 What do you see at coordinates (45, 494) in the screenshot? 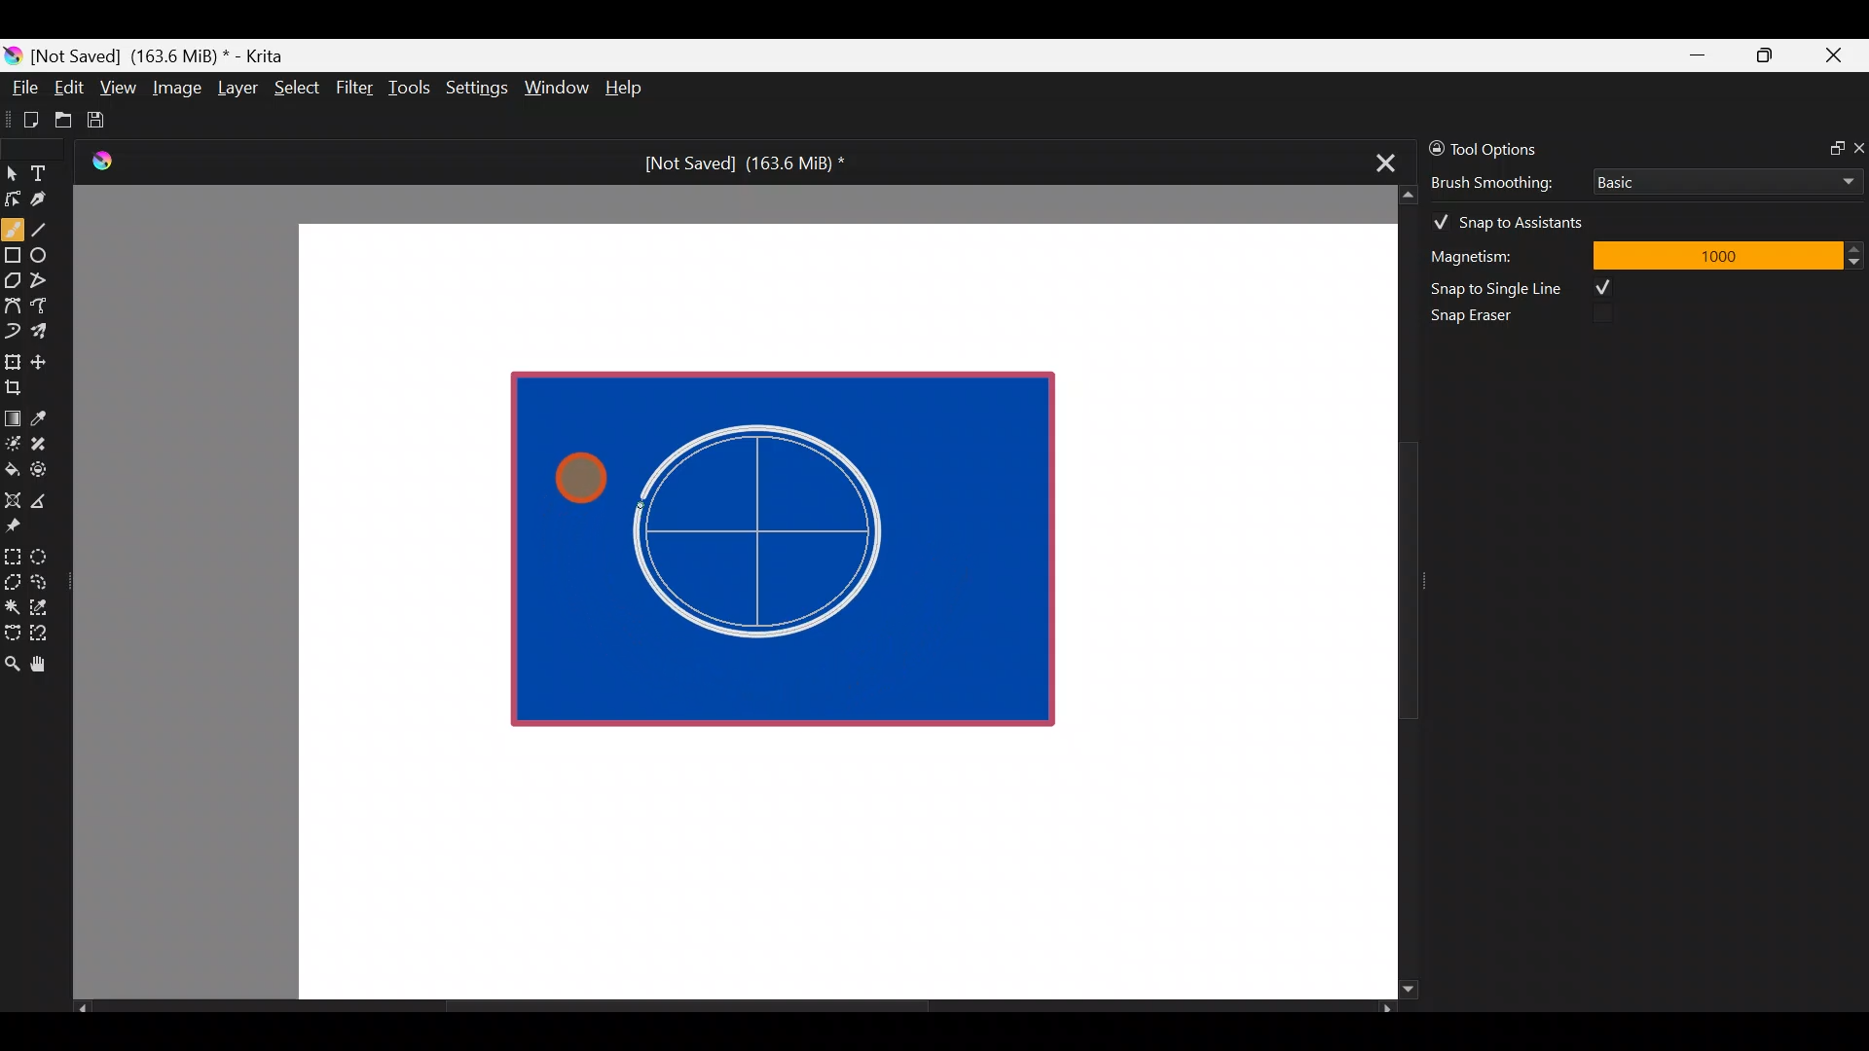
I see `Measure the distance between two points` at bounding box center [45, 494].